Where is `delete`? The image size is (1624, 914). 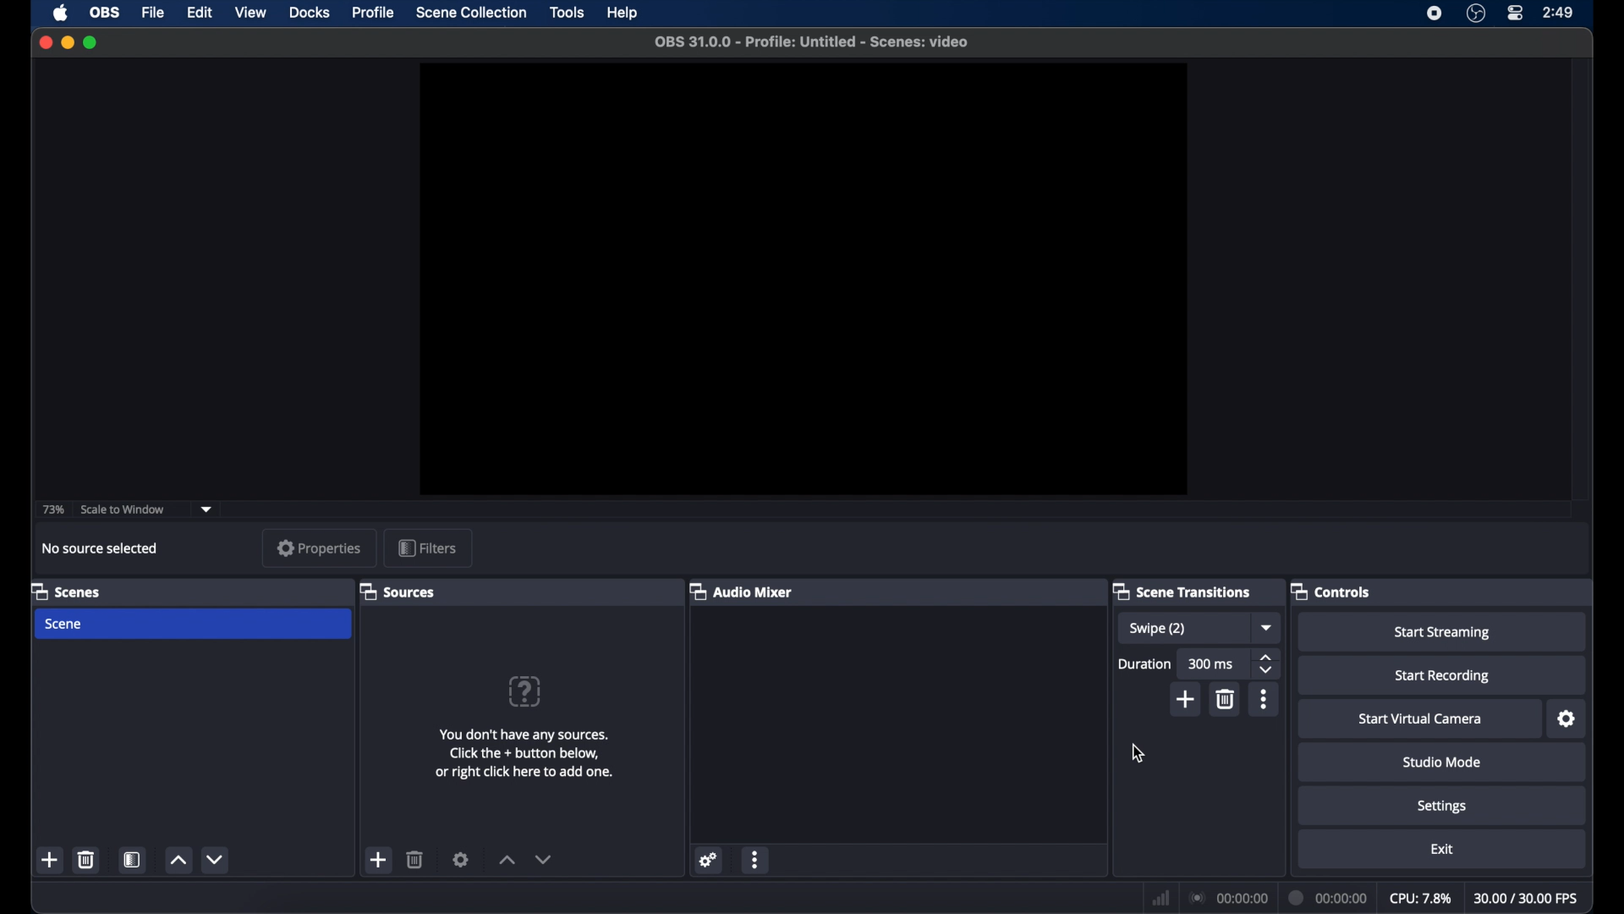 delete is located at coordinates (1227, 699).